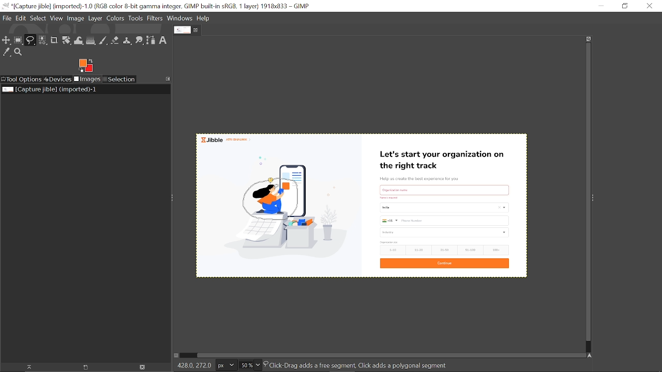  What do you see at coordinates (245, 365) in the screenshot?
I see `Current zoom` at bounding box center [245, 365].